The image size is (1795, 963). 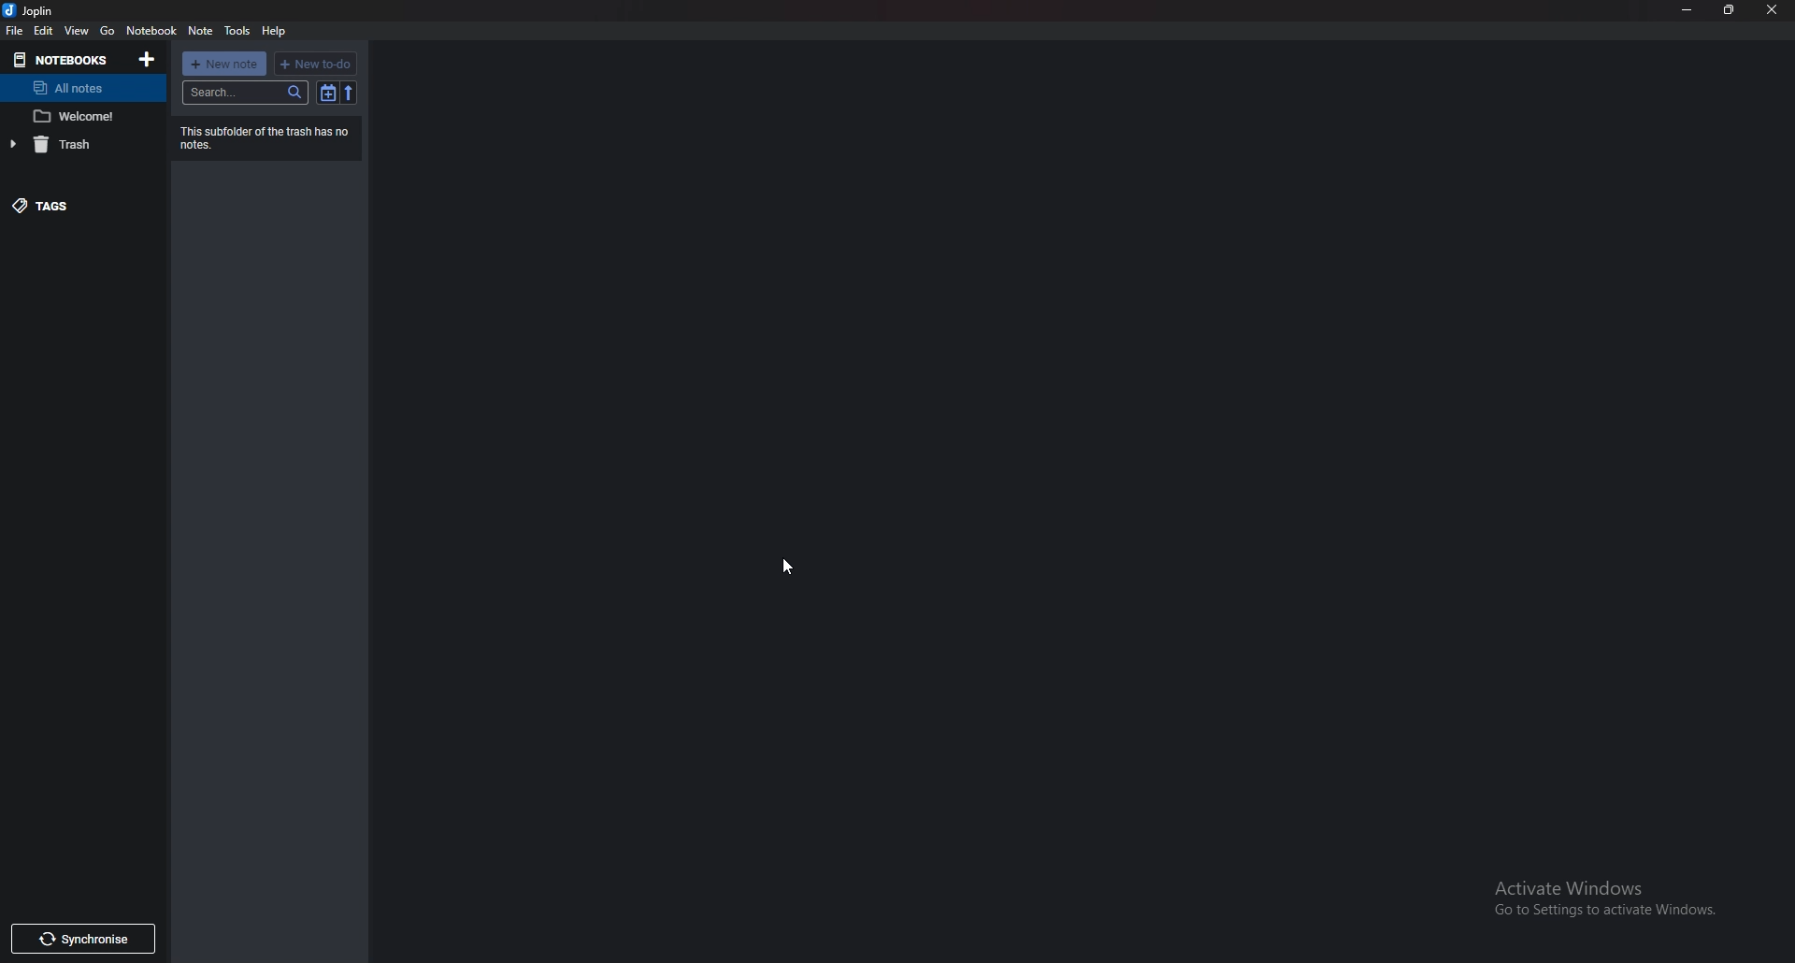 What do you see at coordinates (317, 64) in the screenshot?
I see `New to do` at bounding box center [317, 64].